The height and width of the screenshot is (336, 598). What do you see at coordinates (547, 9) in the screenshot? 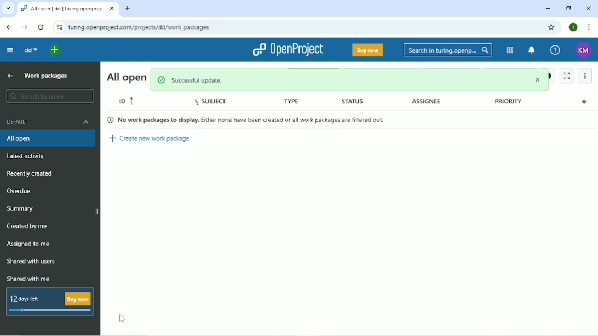
I see `Minimize` at bounding box center [547, 9].